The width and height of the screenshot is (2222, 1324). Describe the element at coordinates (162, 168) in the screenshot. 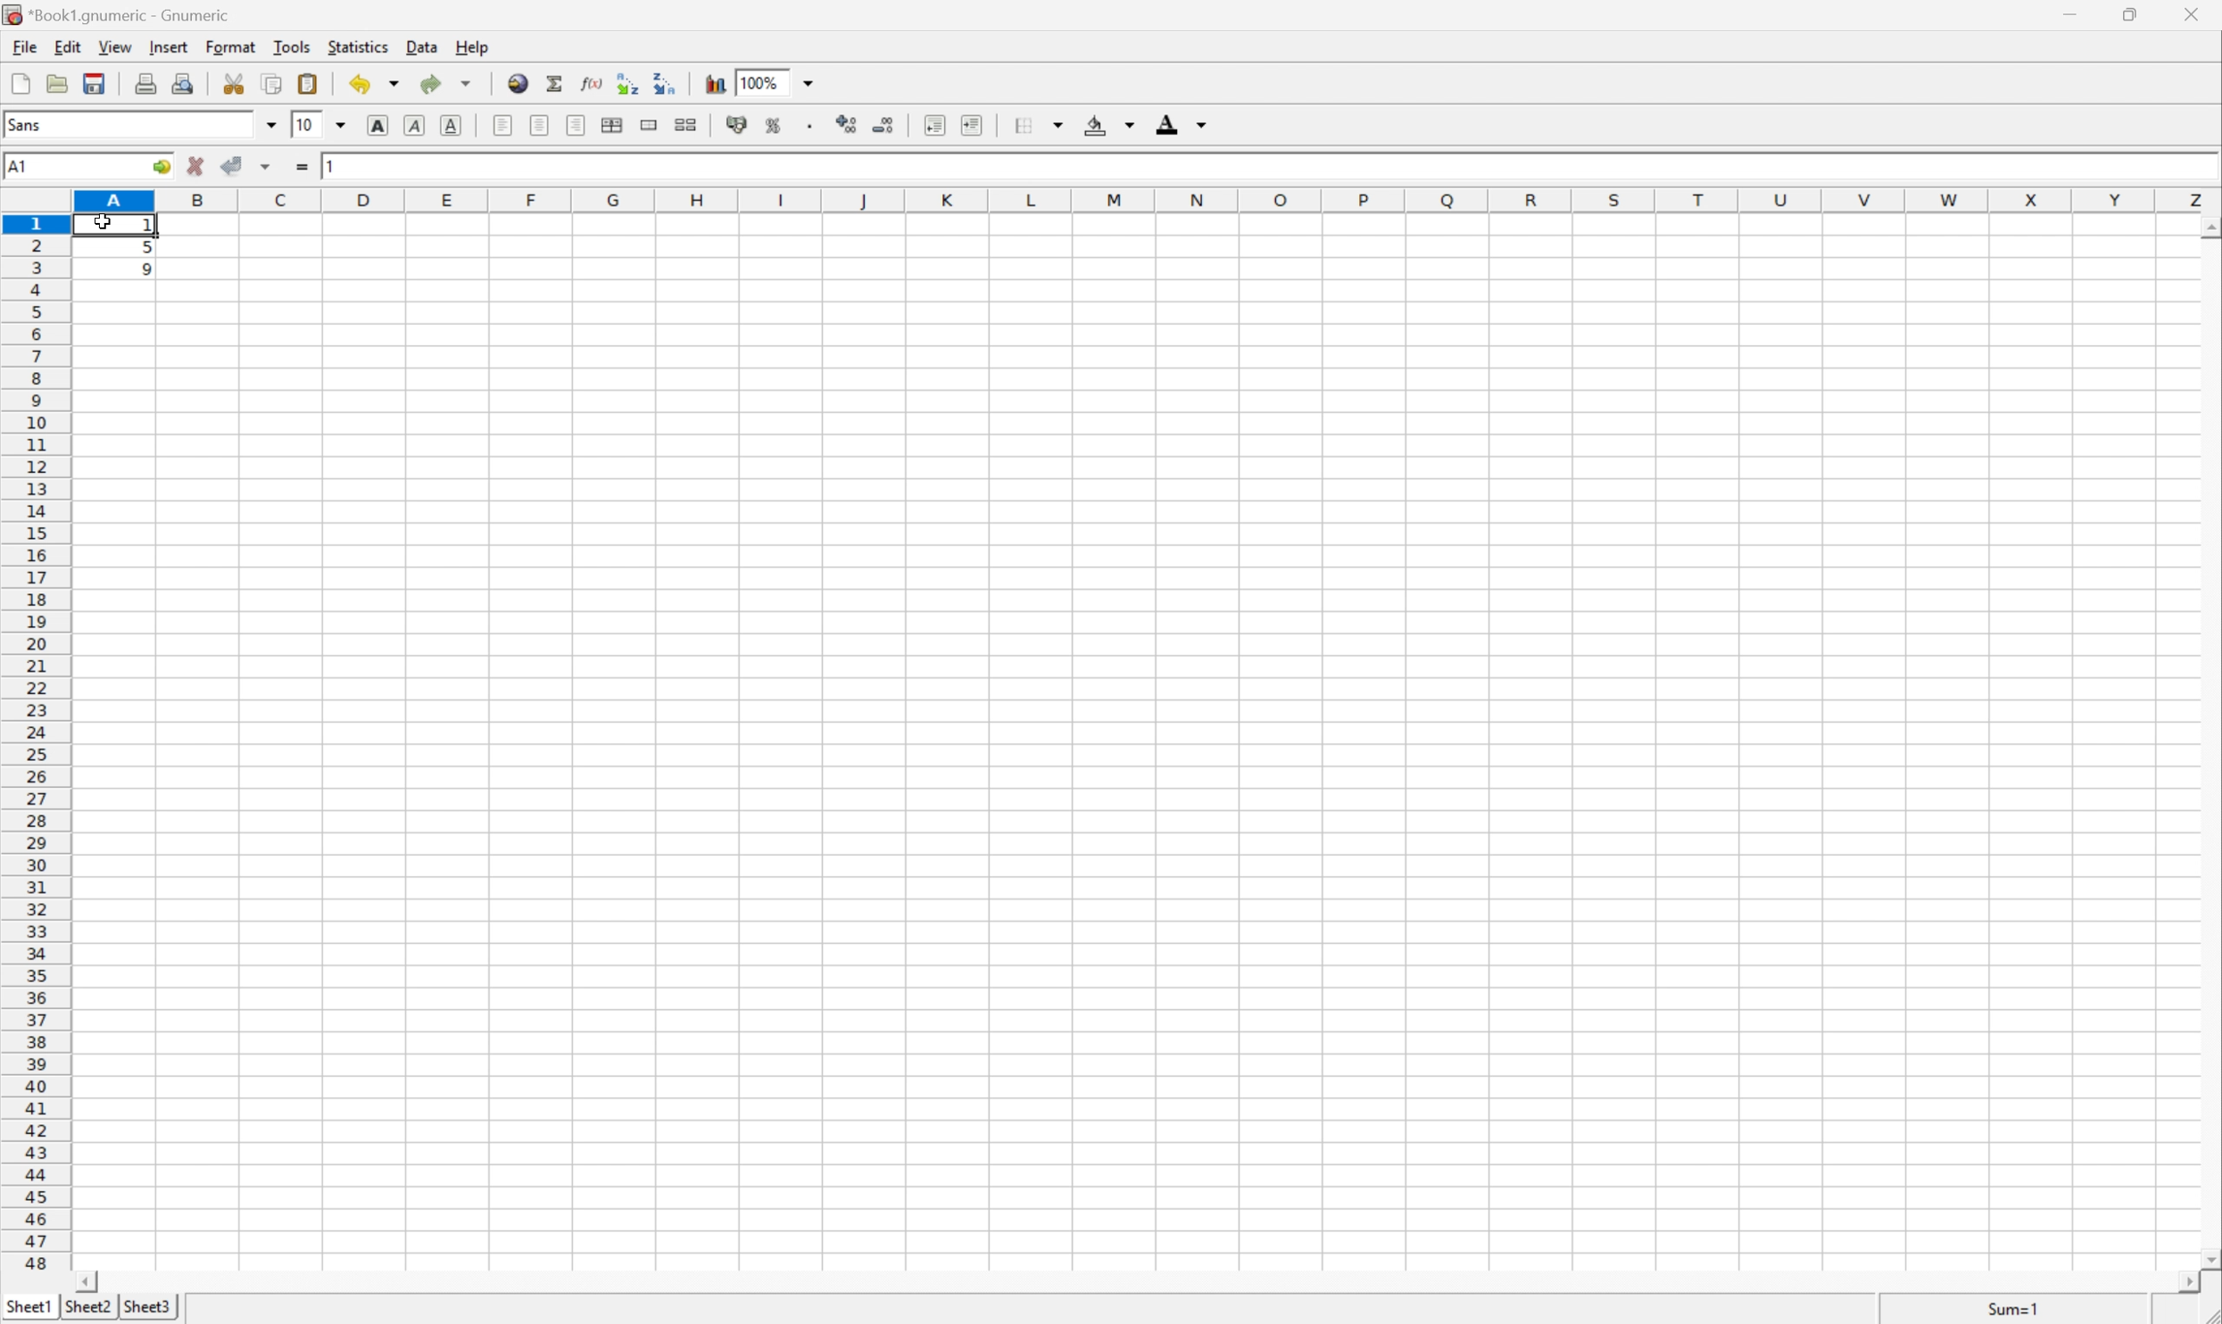

I see `go to` at that location.